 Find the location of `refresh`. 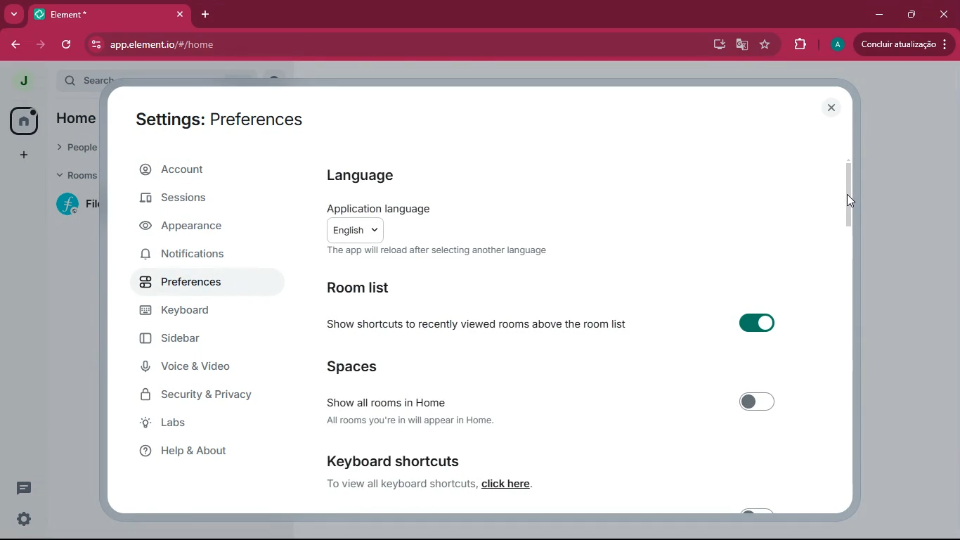

refresh is located at coordinates (68, 44).